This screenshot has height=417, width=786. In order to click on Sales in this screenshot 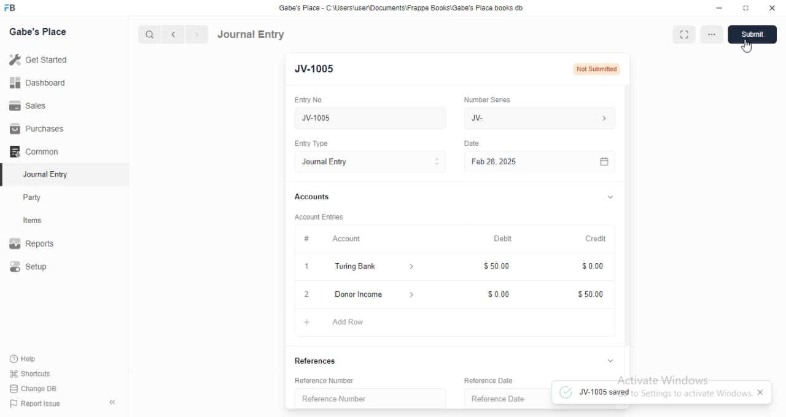, I will do `click(39, 105)`.